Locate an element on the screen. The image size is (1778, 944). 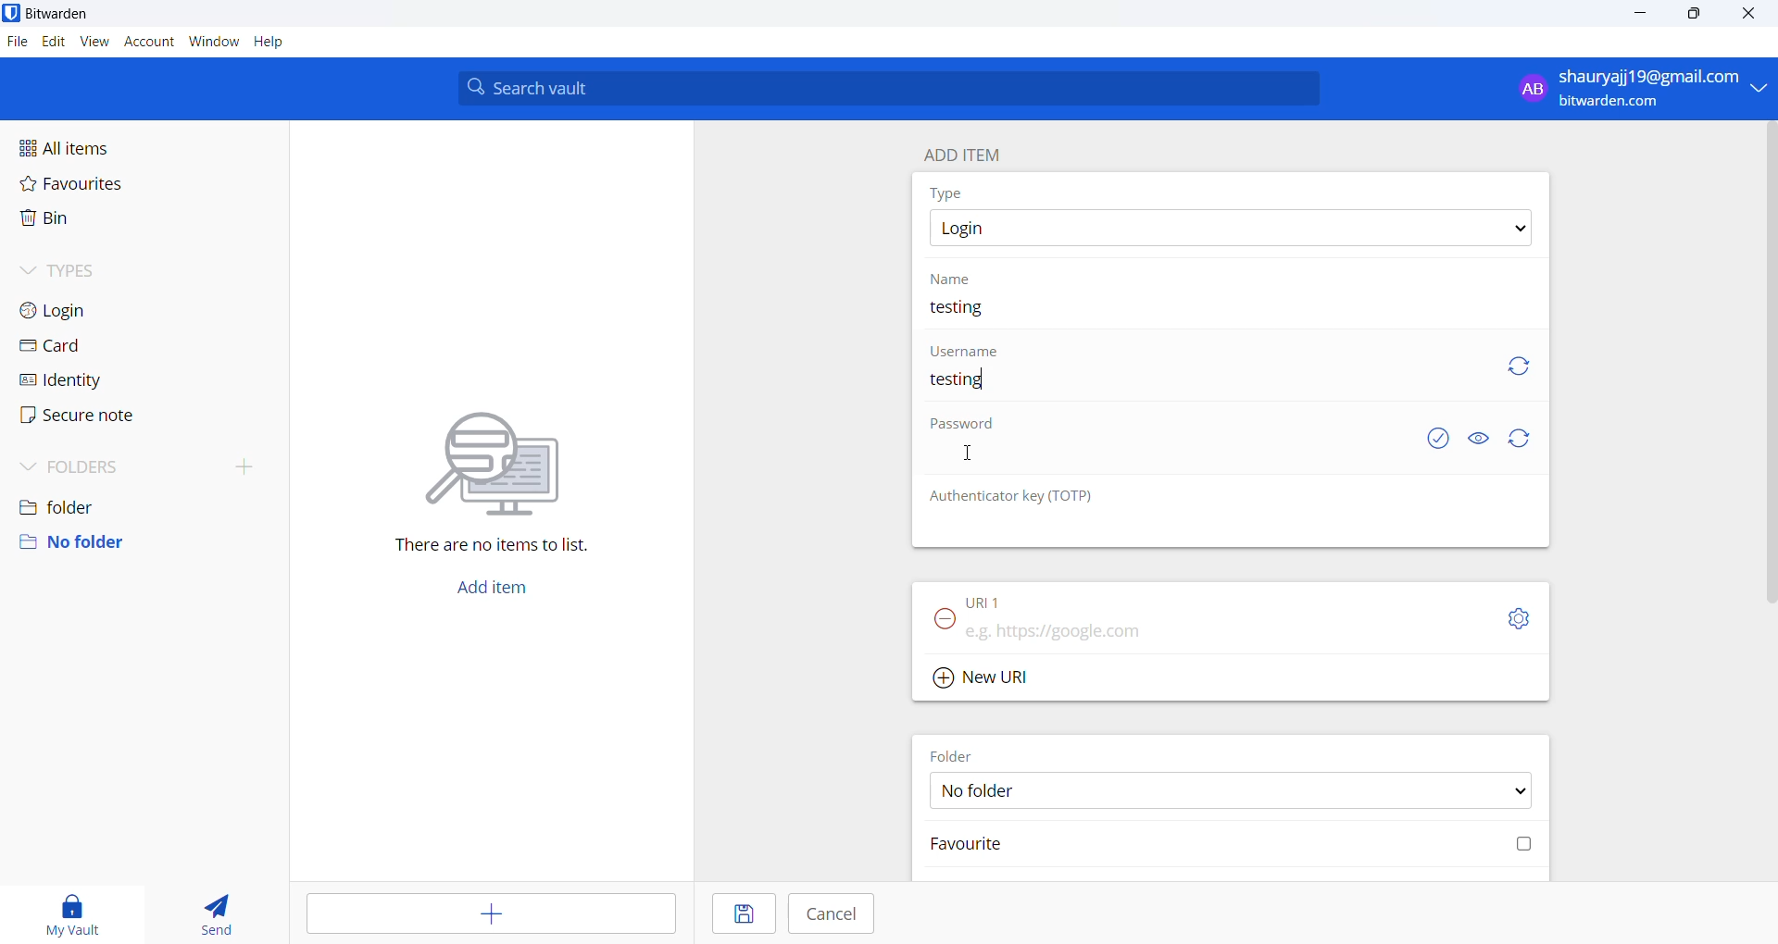
secure note is located at coordinates (94, 416).